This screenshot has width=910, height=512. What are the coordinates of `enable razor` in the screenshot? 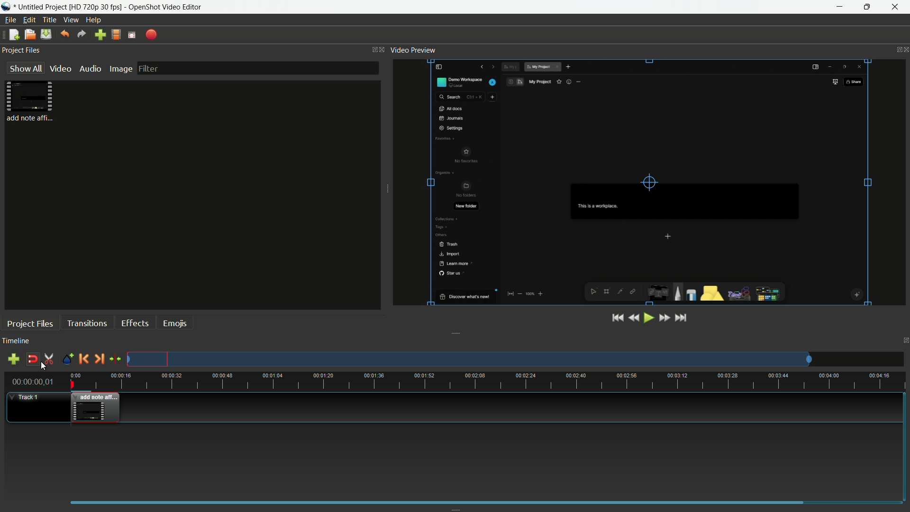 It's located at (50, 357).